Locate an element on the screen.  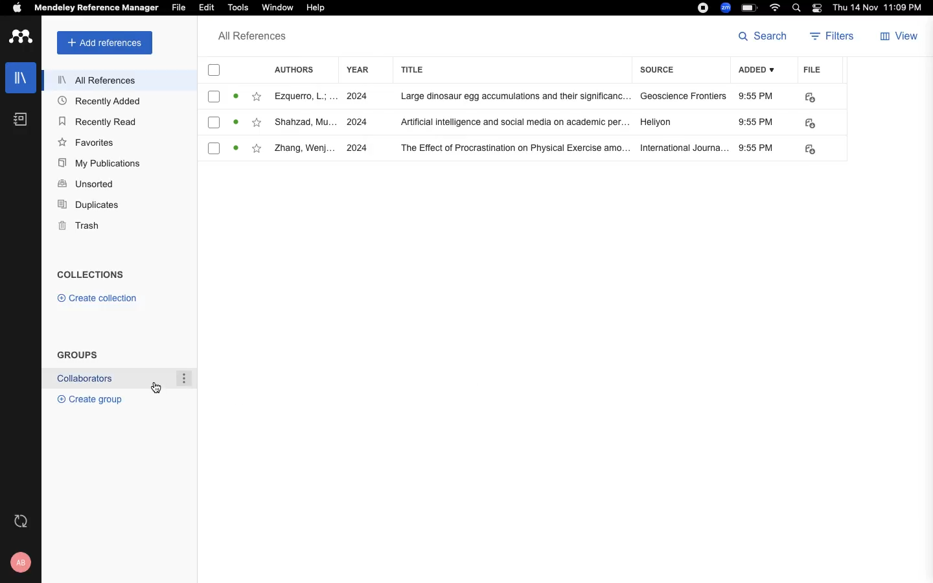
sources is located at coordinates (685, 122).